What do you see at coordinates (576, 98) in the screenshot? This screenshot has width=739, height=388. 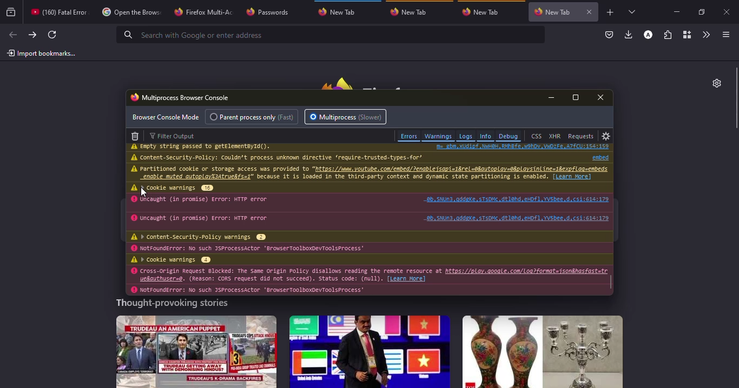 I see `maximize` at bounding box center [576, 98].